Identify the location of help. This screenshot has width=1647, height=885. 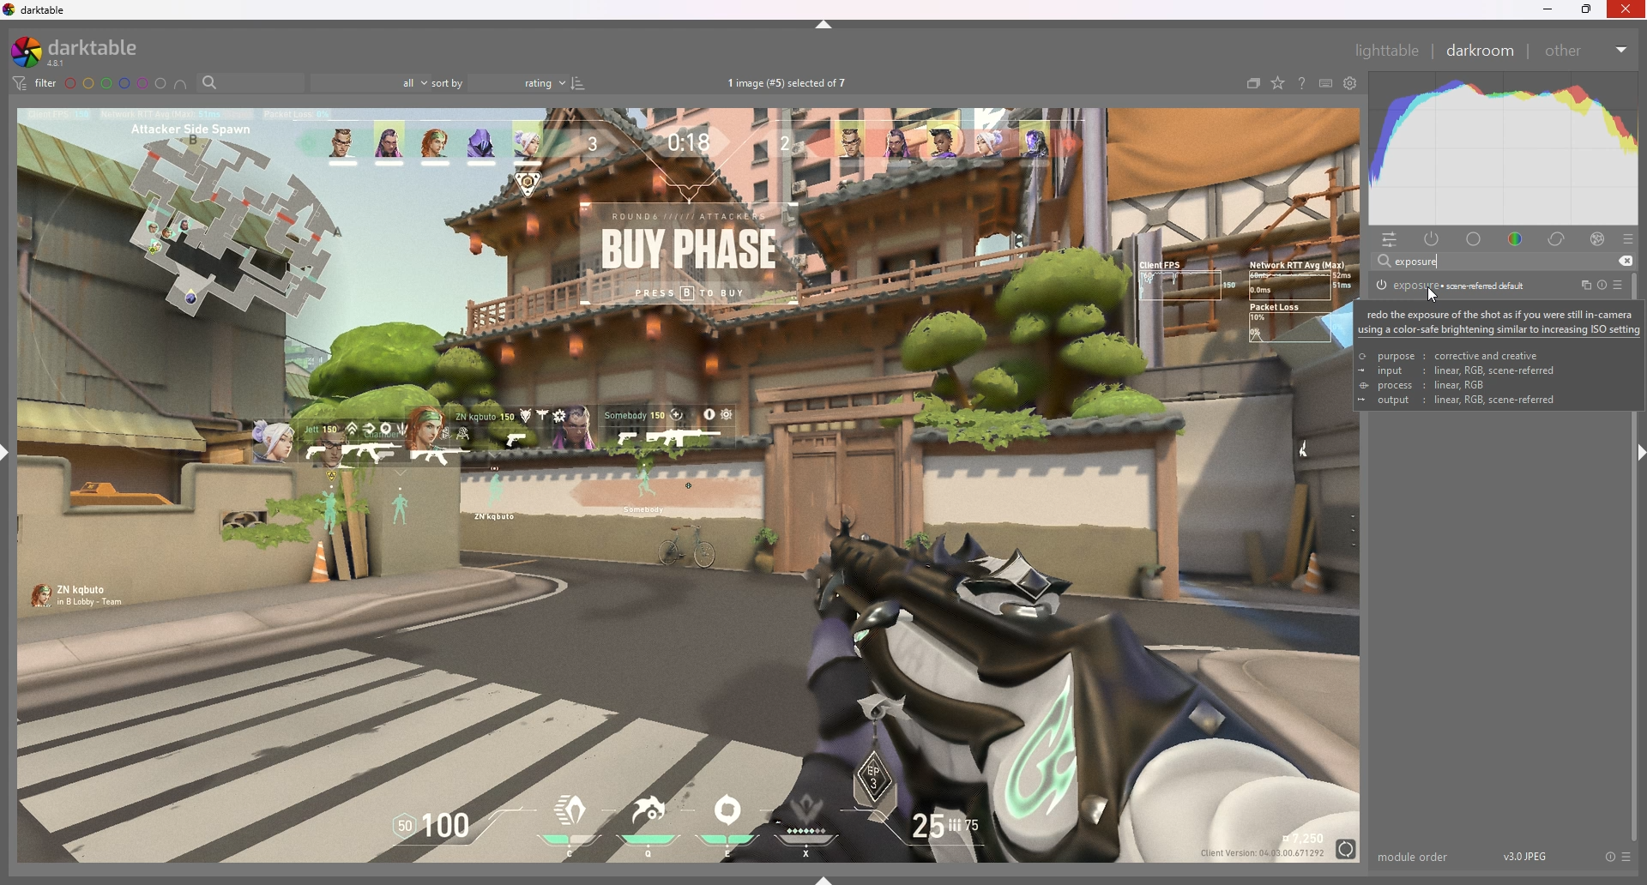
(1300, 83).